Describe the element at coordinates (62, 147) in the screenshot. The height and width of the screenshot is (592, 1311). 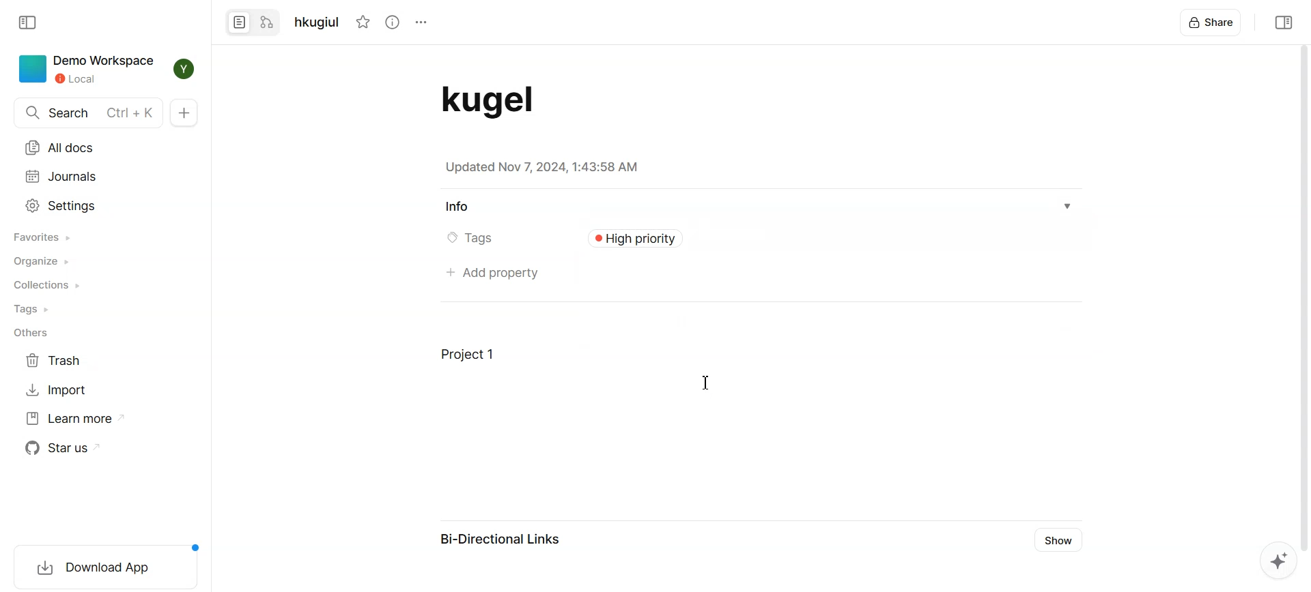
I see `All docs` at that location.